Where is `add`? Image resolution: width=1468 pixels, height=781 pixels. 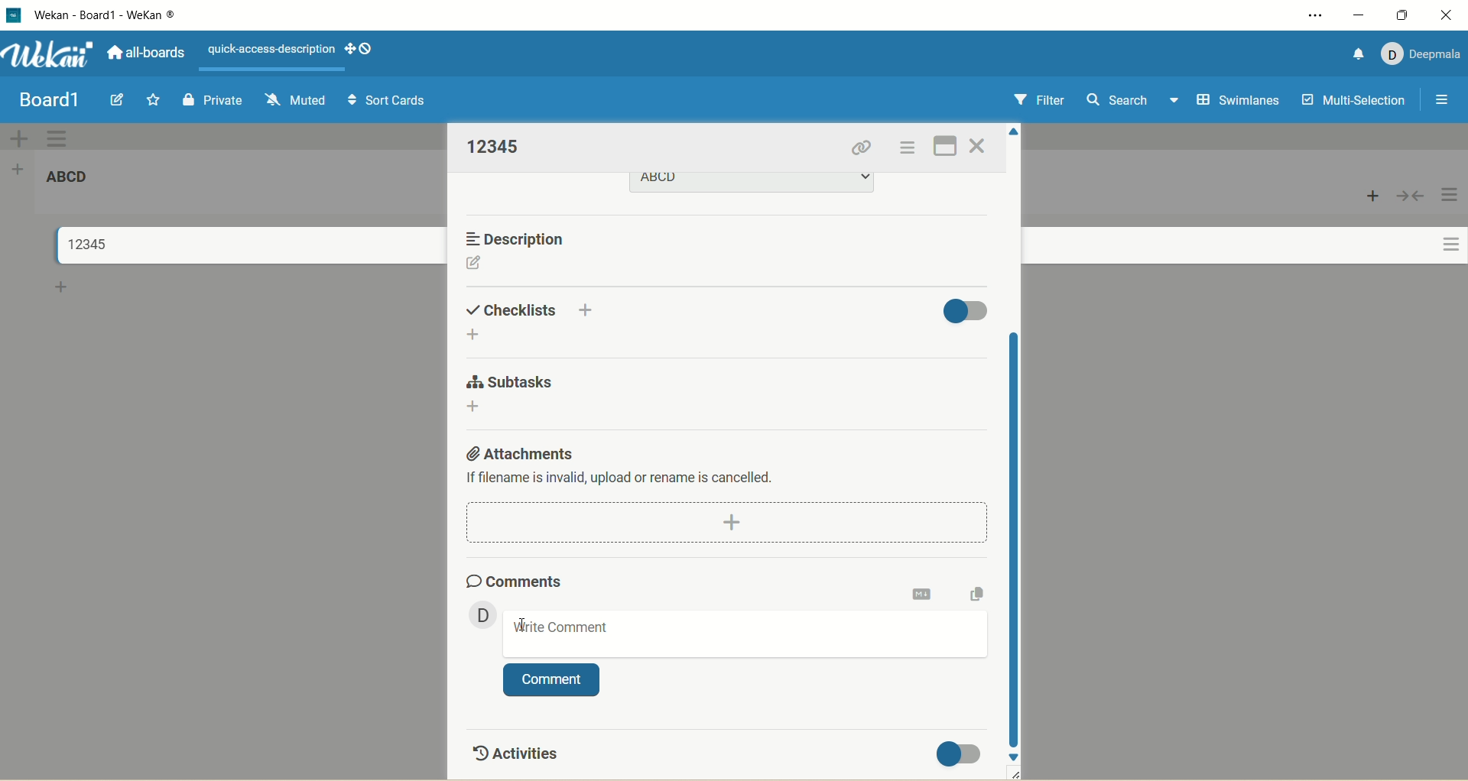 add is located at coordinates (478, 335).